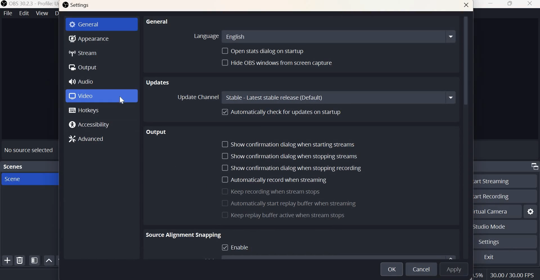  What do you see at coordinates (158, 132) in the screenshot?
I see `Output` at bounding box center [158, 132].